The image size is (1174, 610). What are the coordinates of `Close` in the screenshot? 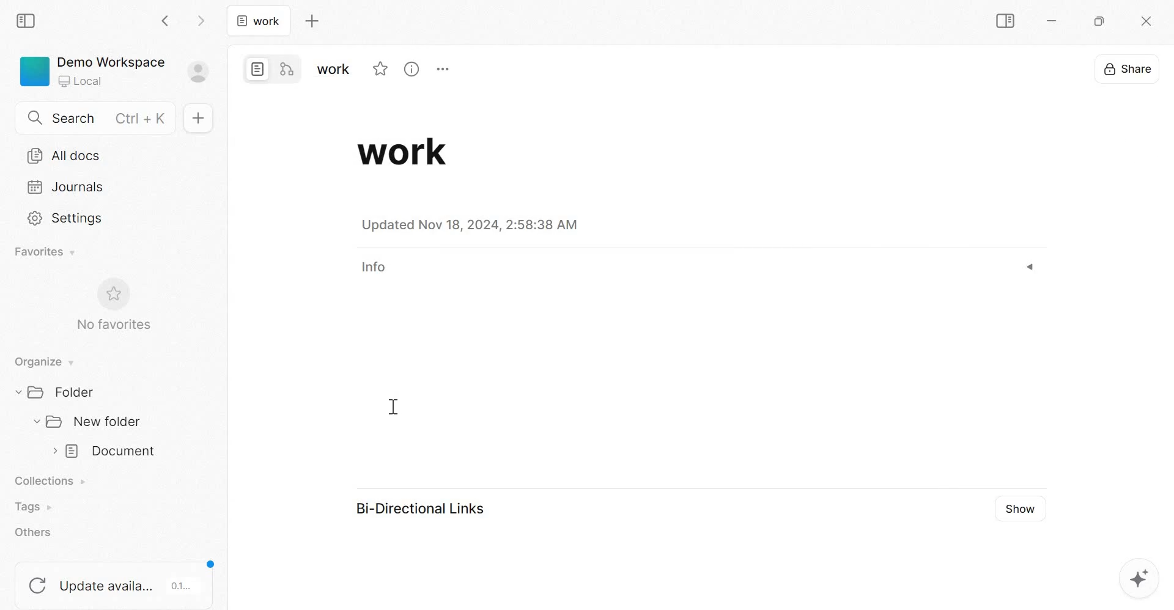 It's located at (1144, 22).